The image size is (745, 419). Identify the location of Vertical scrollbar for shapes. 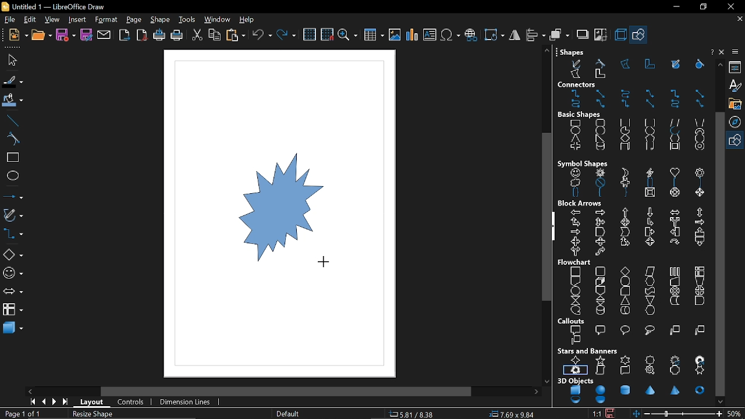
(721, 254).